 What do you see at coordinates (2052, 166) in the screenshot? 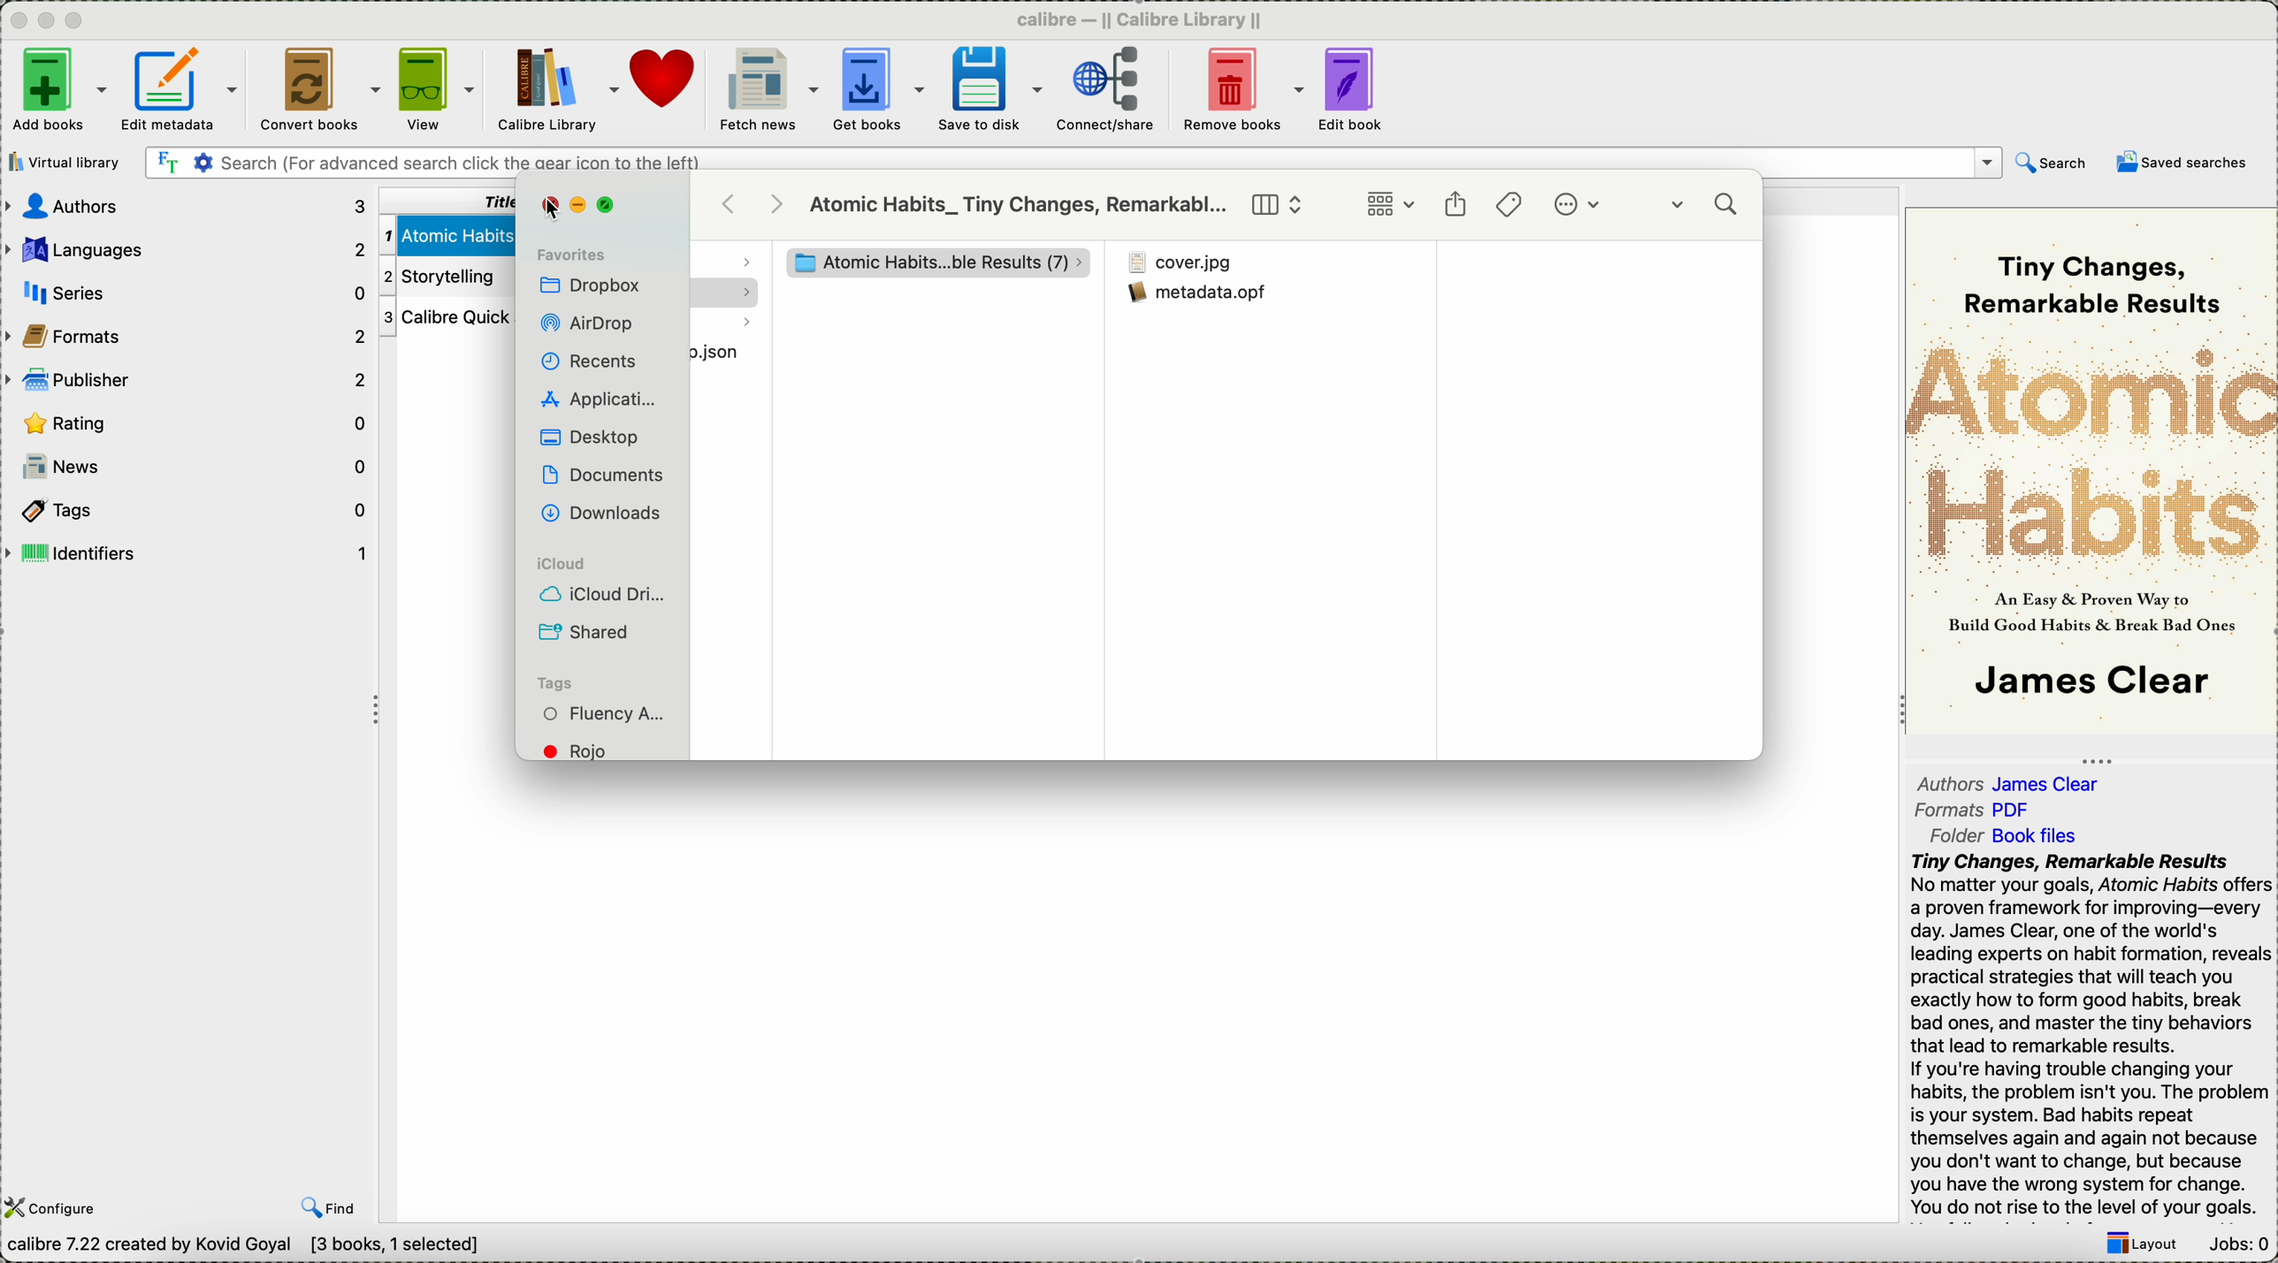
I see `search` at bounding box center [2052, 166].